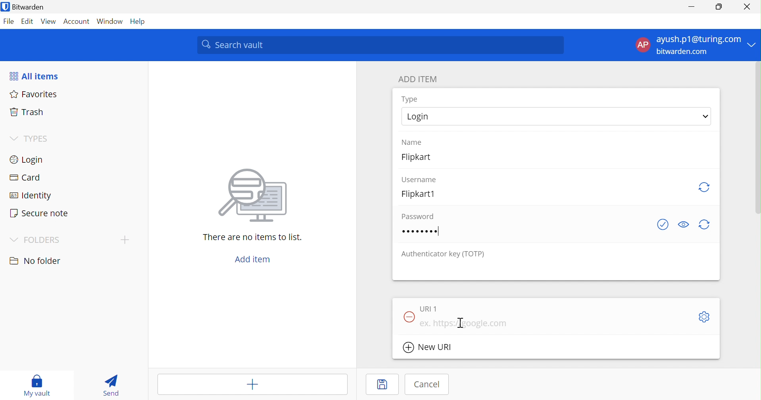 Image resolution: width=761 pixels, height=400 pixels. Describe the element at coordinates (252, 385) in the screenshot. I see `Add item` at that location.